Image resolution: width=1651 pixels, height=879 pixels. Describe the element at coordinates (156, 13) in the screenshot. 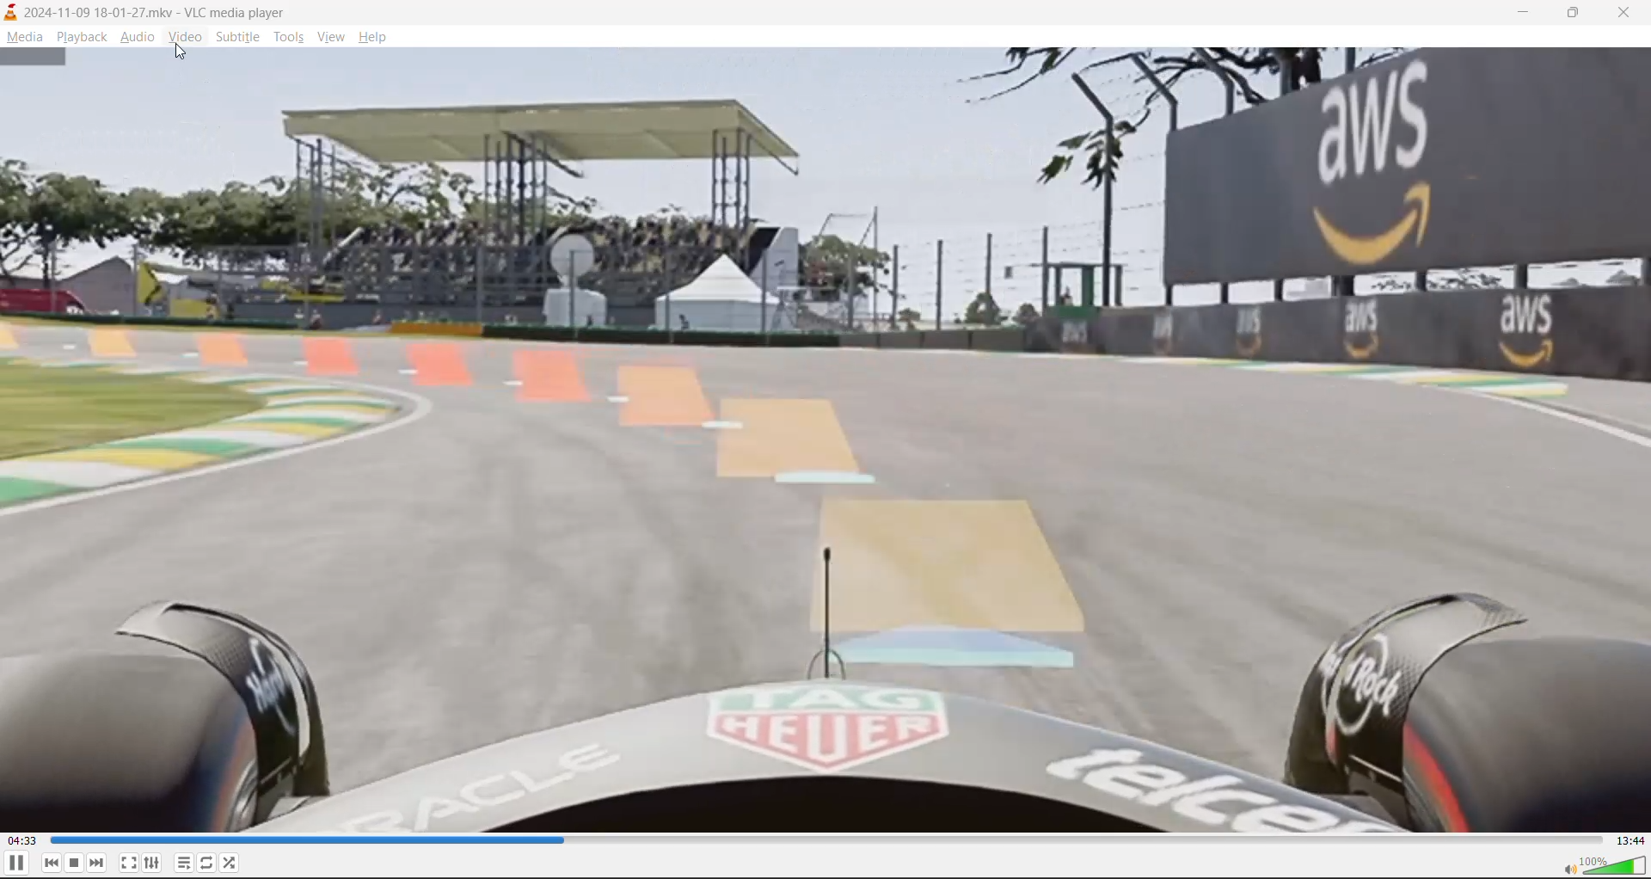

I see `track name and app name` at that location.